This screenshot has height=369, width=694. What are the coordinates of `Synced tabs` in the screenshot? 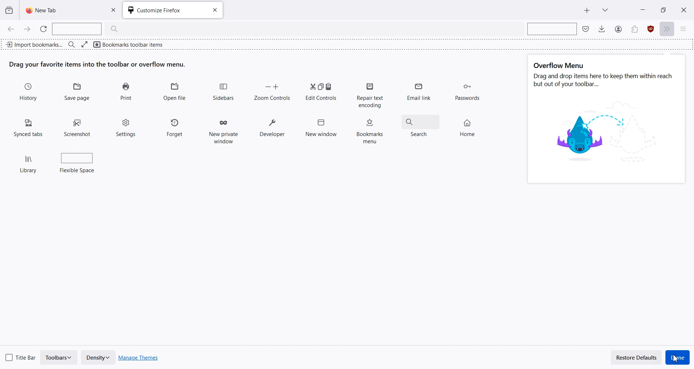 It's located at (29, 127).